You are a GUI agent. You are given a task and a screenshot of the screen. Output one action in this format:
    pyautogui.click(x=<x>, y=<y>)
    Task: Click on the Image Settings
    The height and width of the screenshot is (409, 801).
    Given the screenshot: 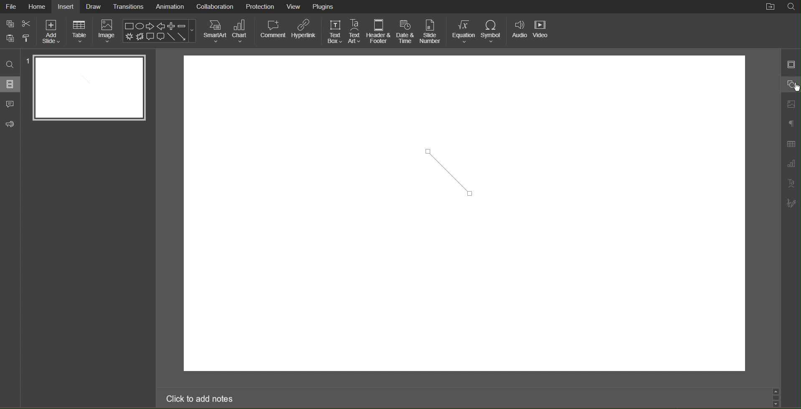 What is the action you would take?
    pyautogui.click(x=791, y=105)
    